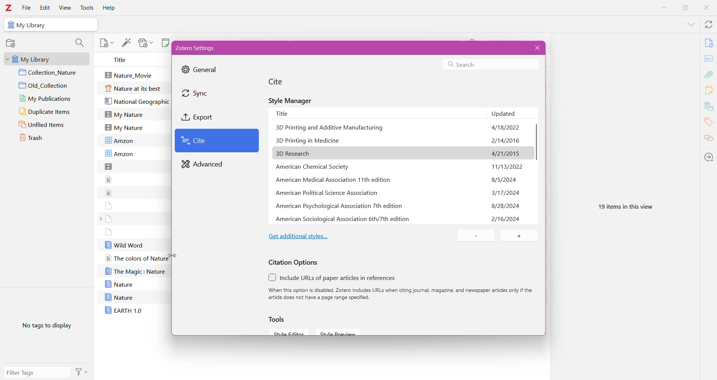  I want to click on Unfiled Items, so click(47, 125).